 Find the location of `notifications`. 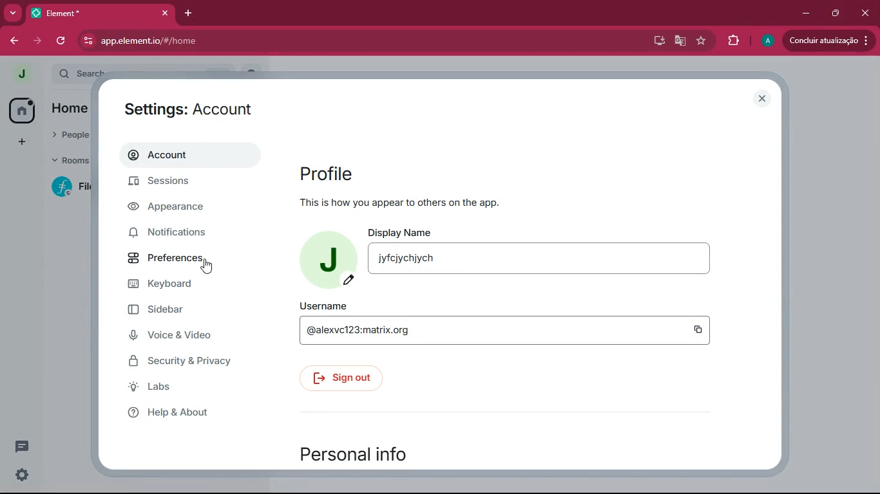

notifications is located at coordinates (175, 234).